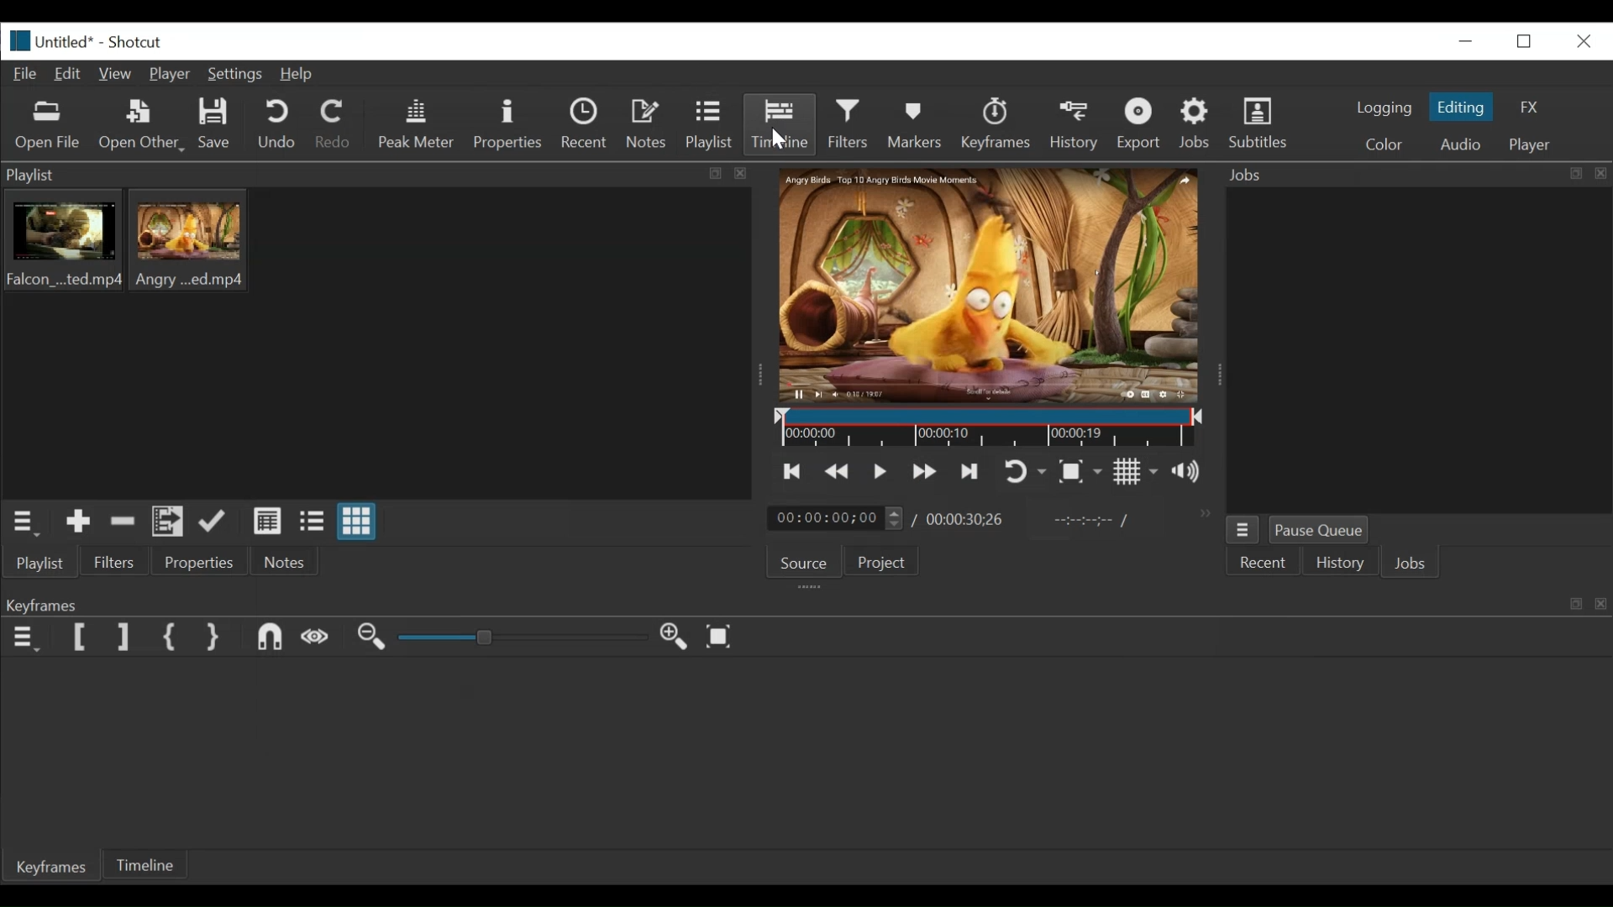 The width and height of the screenshot is (1613, 907). Describe the element at coordinates (1320, 533) in the screenshot. I see `Pause Queue` at that location.